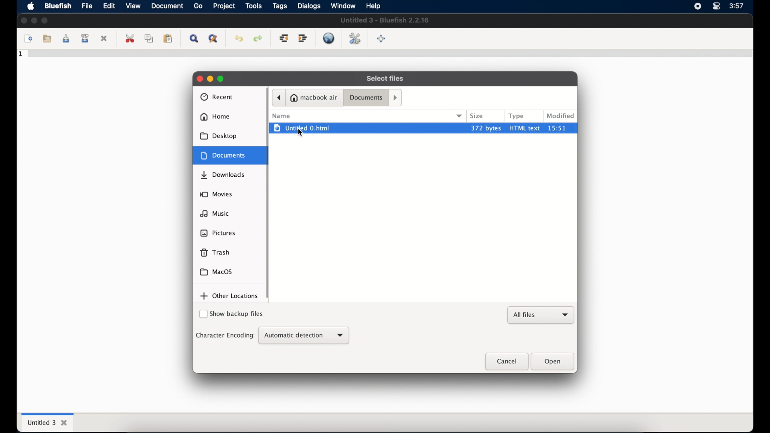 This screenshot has height=433, width=770. What do you see at coordinates (366, 98) in the screenshot?
I see `documents` at bounding box center [366, 98].